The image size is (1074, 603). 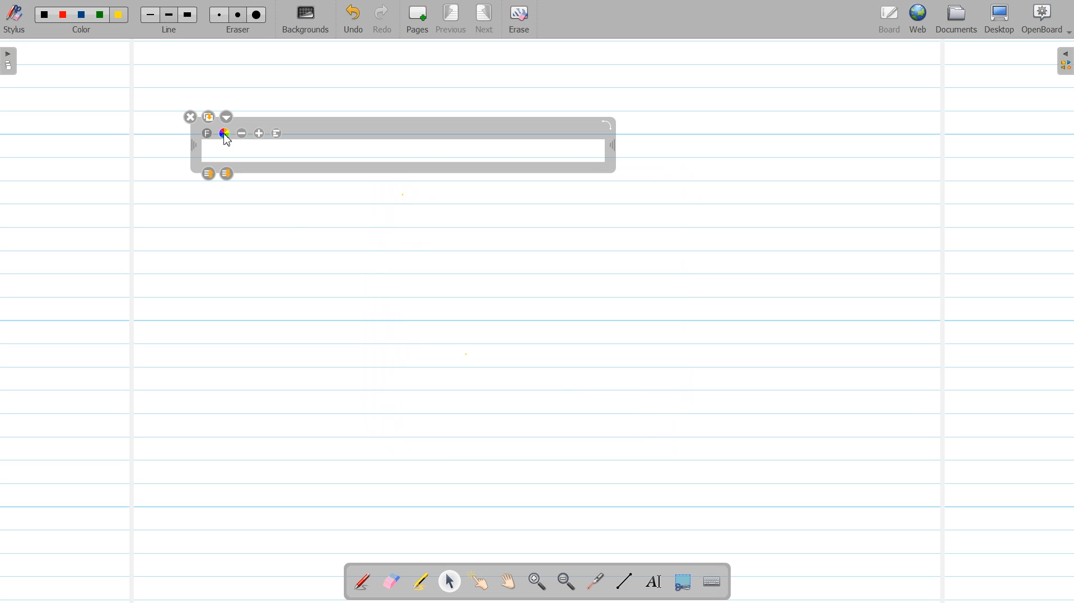 What do you see at coordinates (624, 582) in the screenshot?
I see `Draw Lines` at bounding box center [624, 582].